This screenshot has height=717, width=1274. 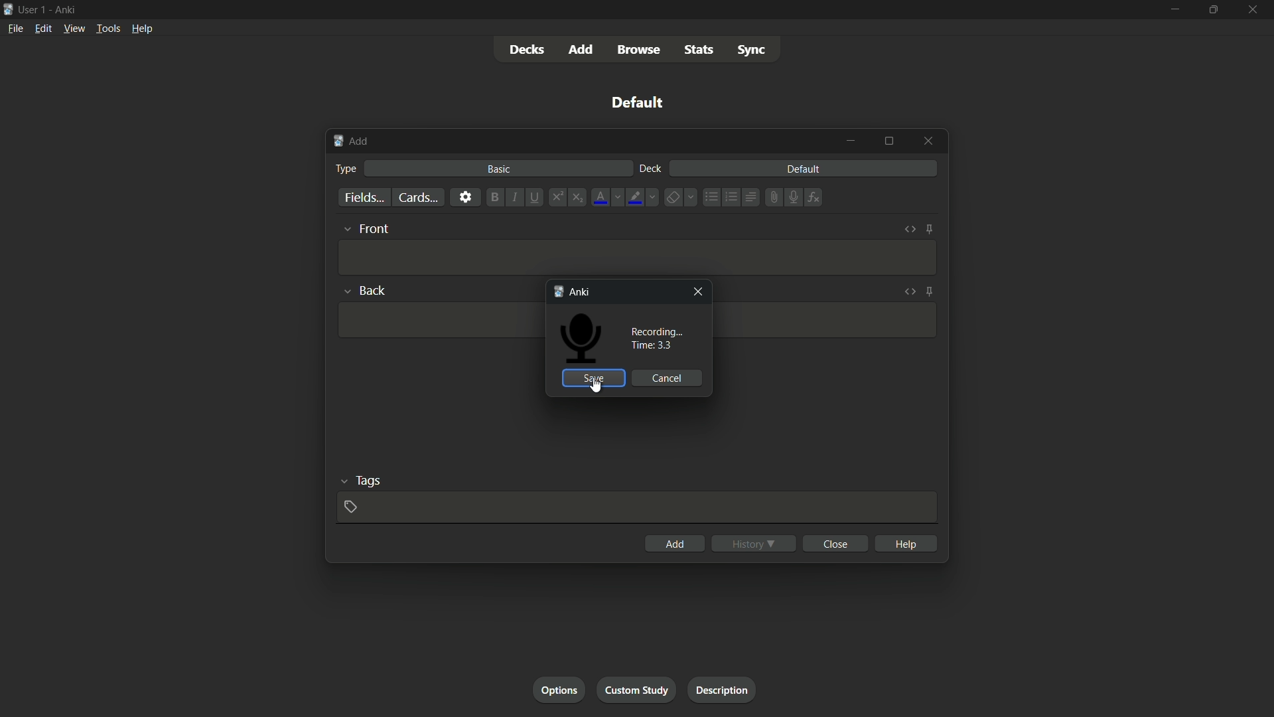 What do you see at coordinates (527, 50) in the screenshot?
I see `decks` at bounding box center [527, 50].